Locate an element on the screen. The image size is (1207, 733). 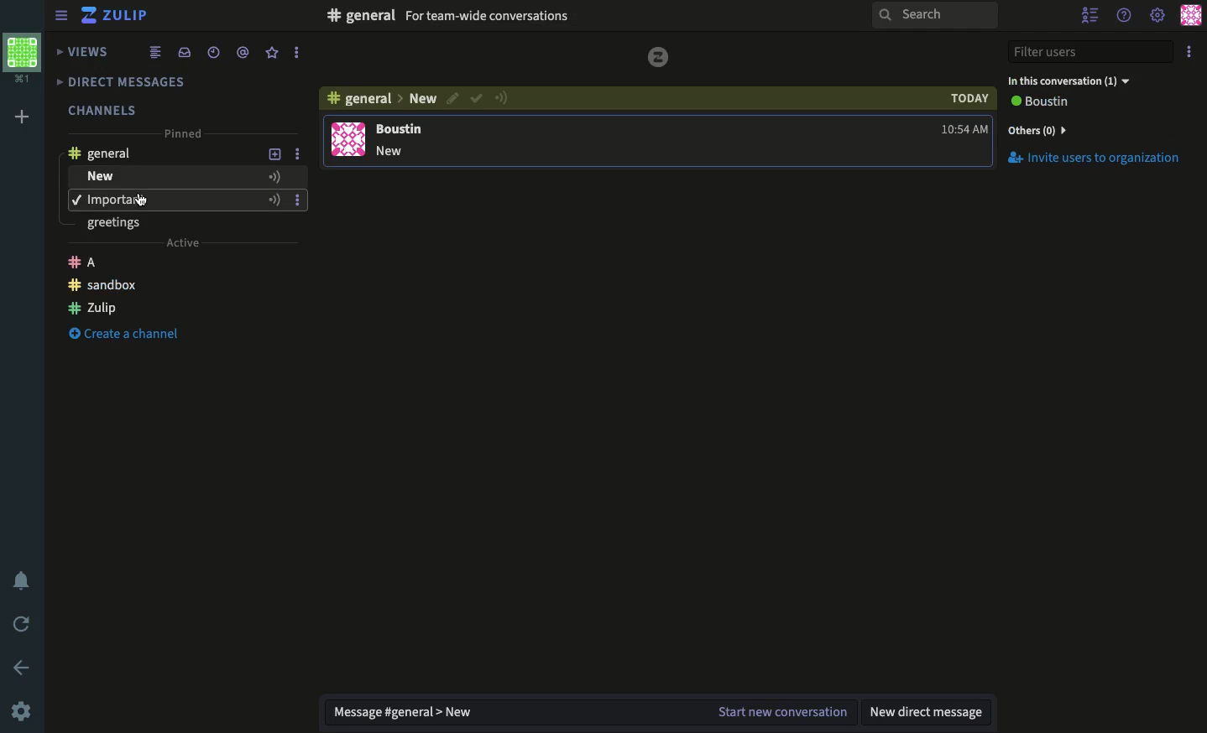
Create Channel is located at coordinates (137, 338).